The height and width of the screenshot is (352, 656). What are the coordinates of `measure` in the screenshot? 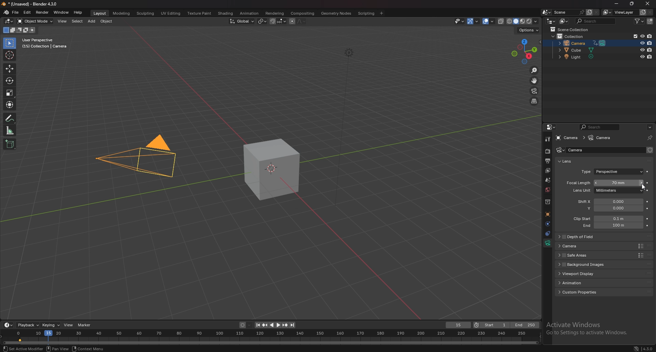 It's located at (10, 130).